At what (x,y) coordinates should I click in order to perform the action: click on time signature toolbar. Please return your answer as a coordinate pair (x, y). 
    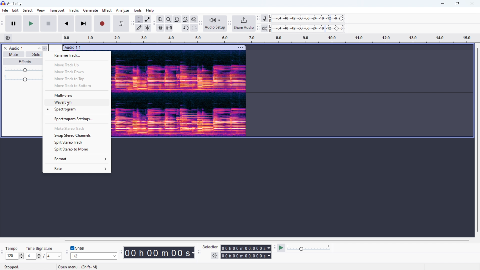
    Looking at the image, I should click on (2, 253).